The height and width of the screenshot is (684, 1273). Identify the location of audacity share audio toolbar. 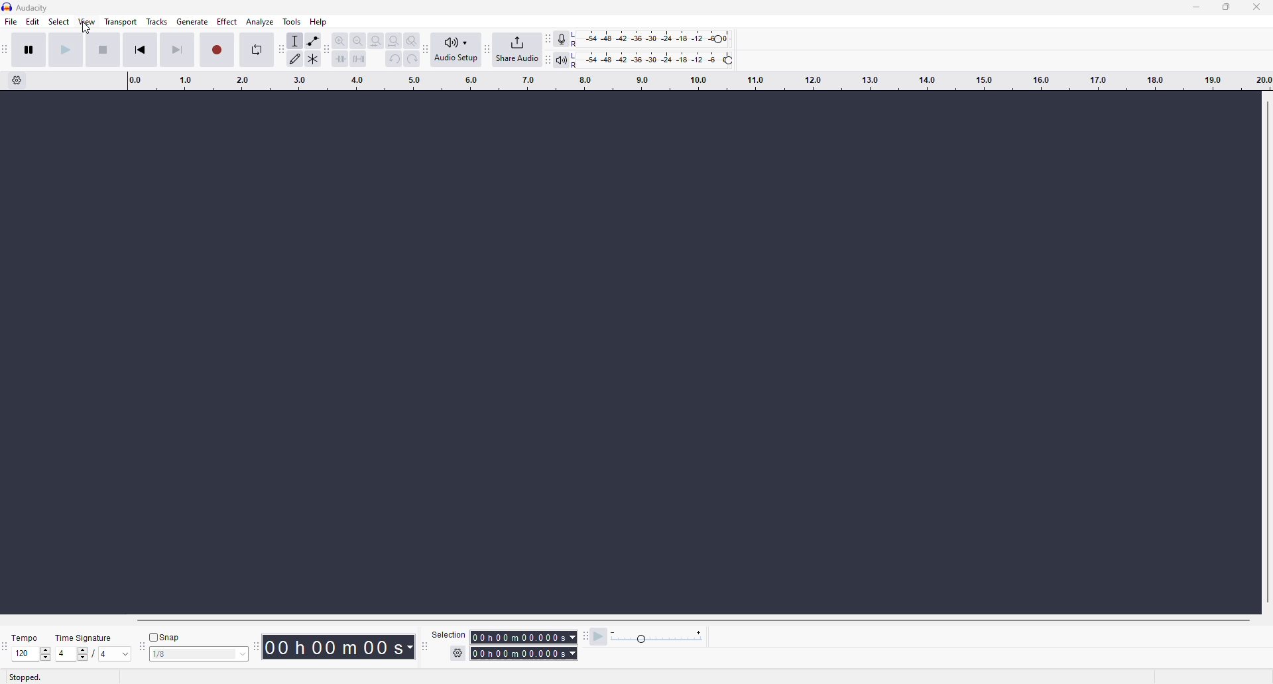
(487, 50).